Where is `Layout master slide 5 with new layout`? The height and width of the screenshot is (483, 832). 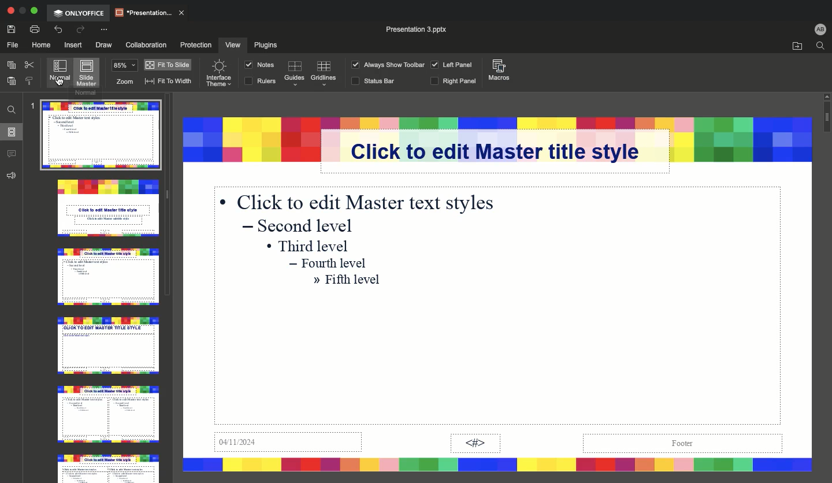
Layout master slide 5 with new layout is located at coordinates (105, 414).